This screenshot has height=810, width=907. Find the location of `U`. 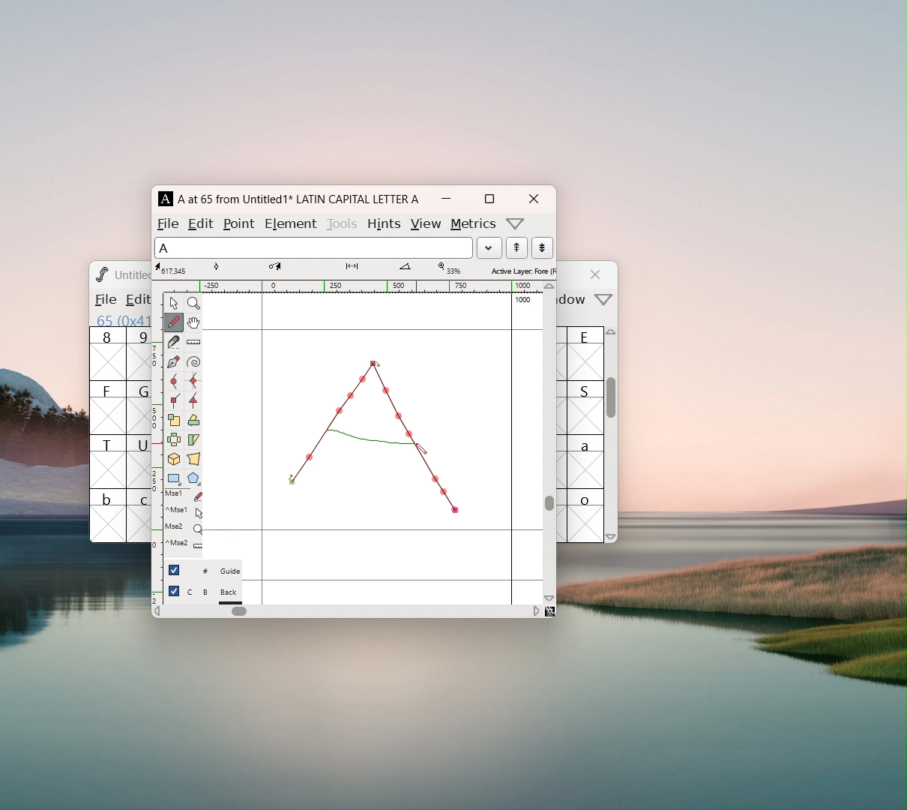

U is located at coordinates (139, 461).